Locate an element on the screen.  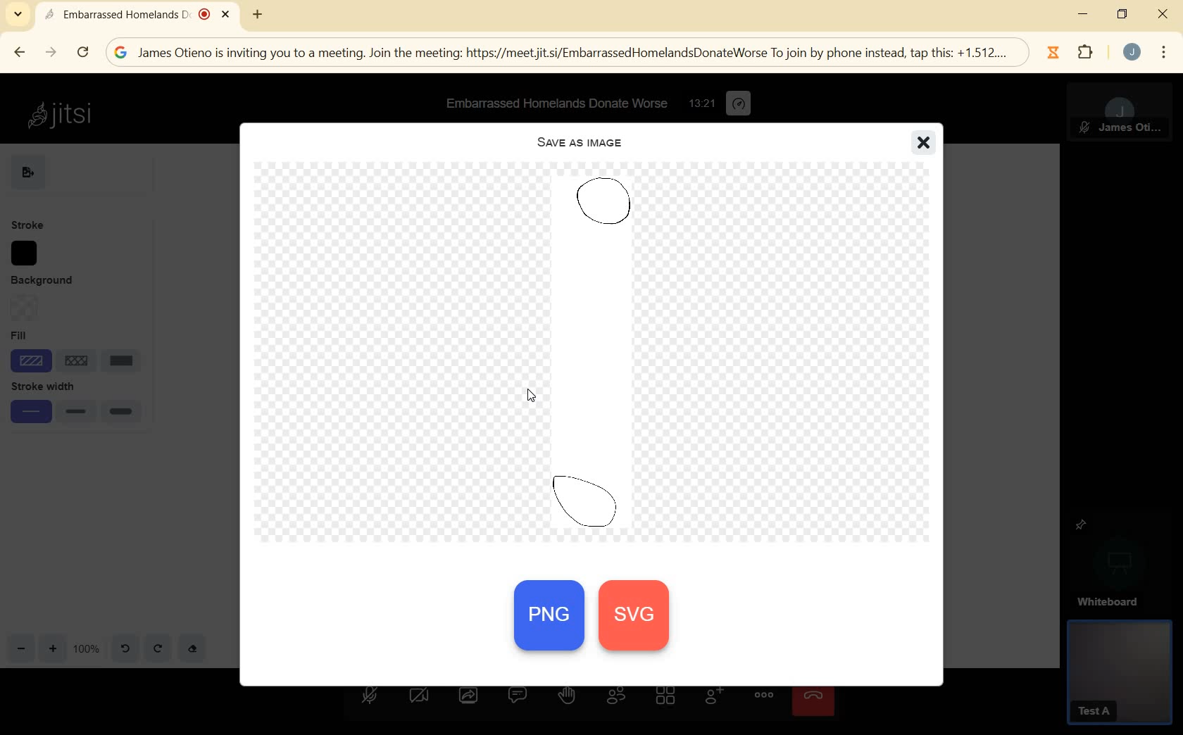
stroke color is located at coordinates (28, 254).